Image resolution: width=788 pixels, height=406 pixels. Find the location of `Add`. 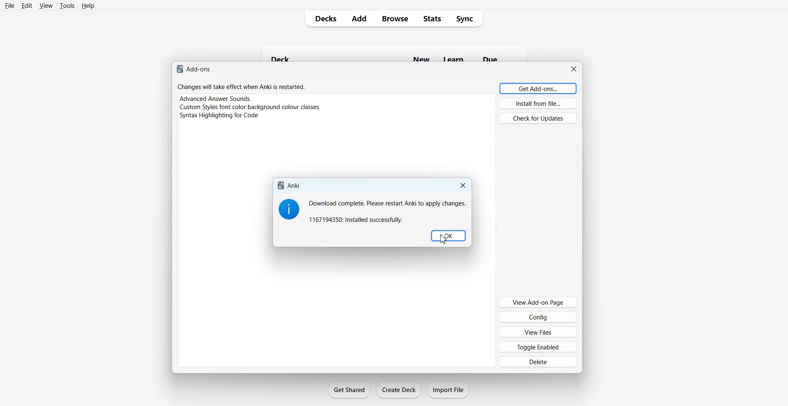

Add is located at coordinates (360, 18).